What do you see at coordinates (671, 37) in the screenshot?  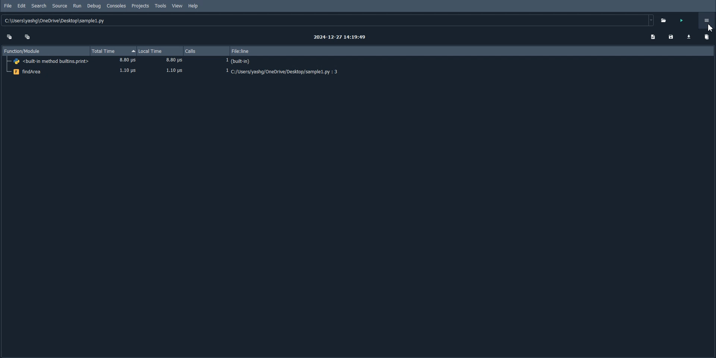 I see `Save profiling data` at bounding box center [671, 37].